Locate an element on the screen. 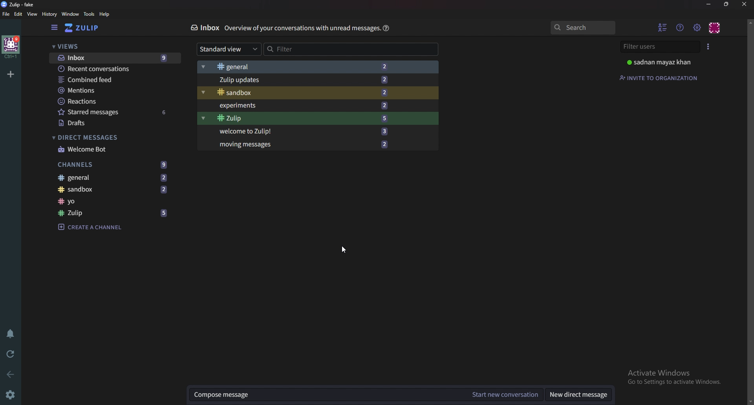 The height and width of the screenshot is (405, 754). Welcome bot is located at coordinates (103, 149).